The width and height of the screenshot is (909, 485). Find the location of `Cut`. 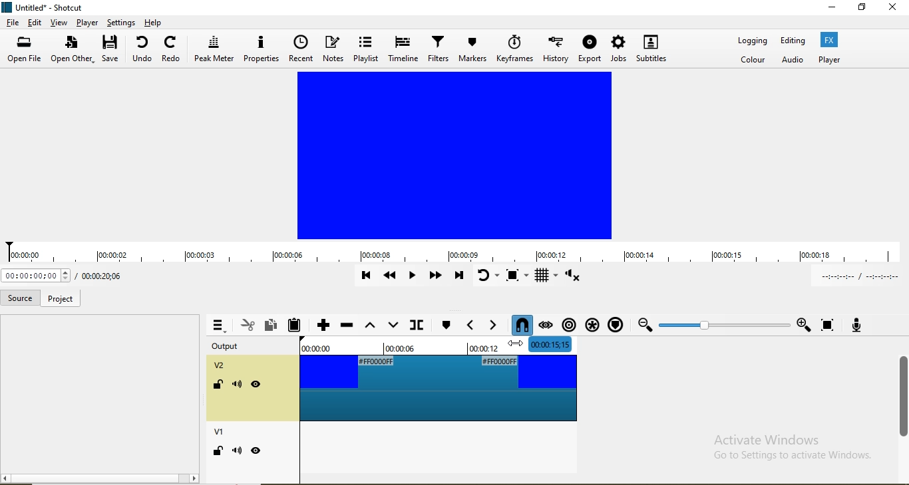

Cut is located at coordinates (248, 324).